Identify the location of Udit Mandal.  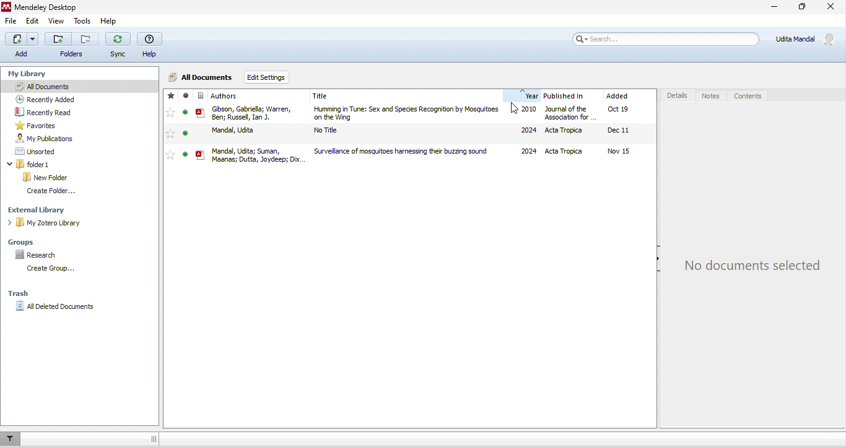
(807, 38).